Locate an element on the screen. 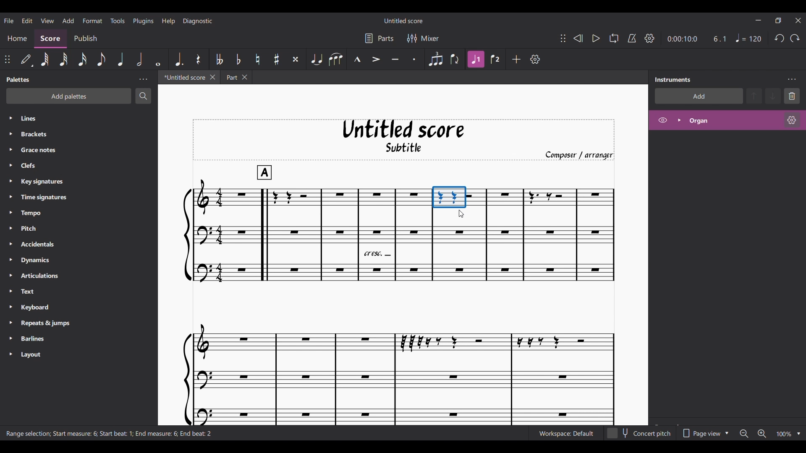 Image resolution: width=806 pixels, height=453 pixels. Half note is located at coordinates (139, 59).